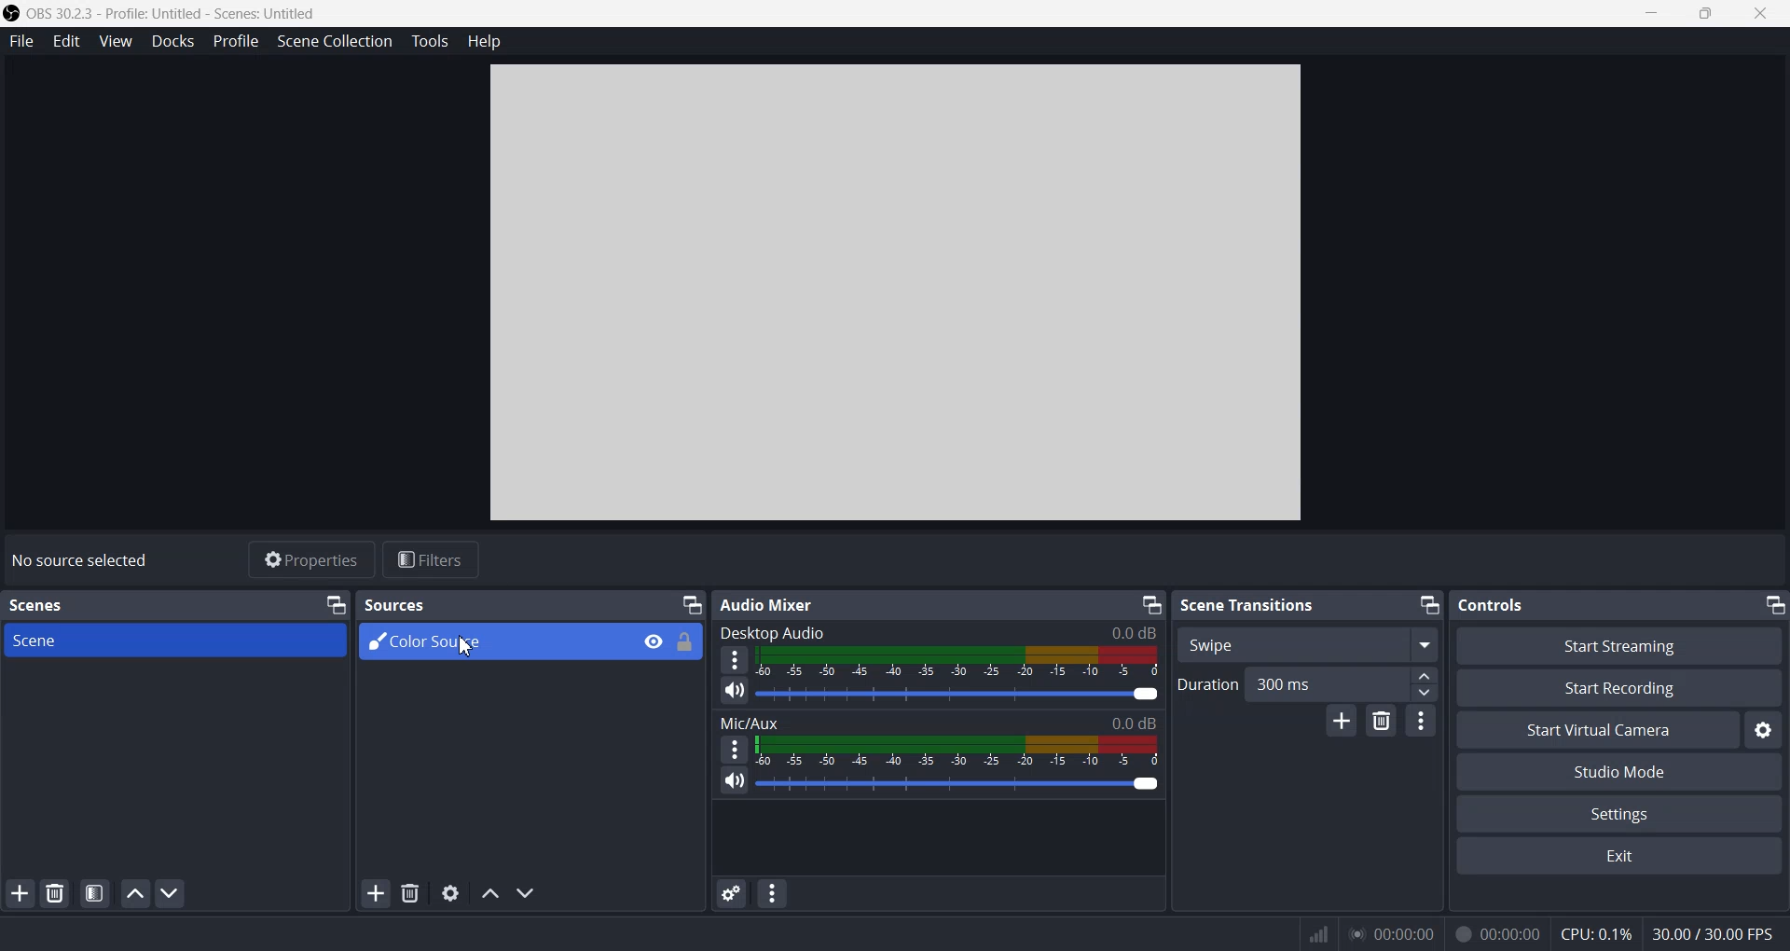 Image resolution: width=1790 pixels, height=951 pixels. What do you see at coordinates (731, 893) in the screenshot?
I see `Advance Audio Properties` at bounding box center [731, 893].